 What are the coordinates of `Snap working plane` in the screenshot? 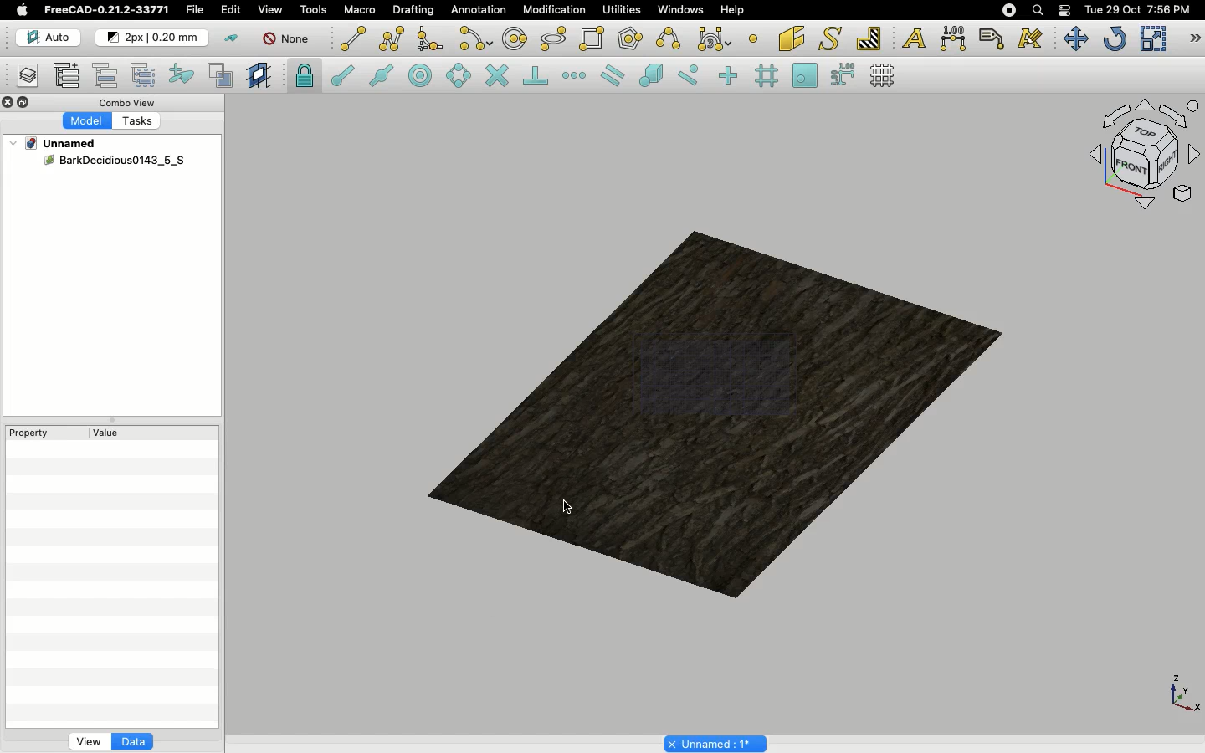 It's located at (805, 77).